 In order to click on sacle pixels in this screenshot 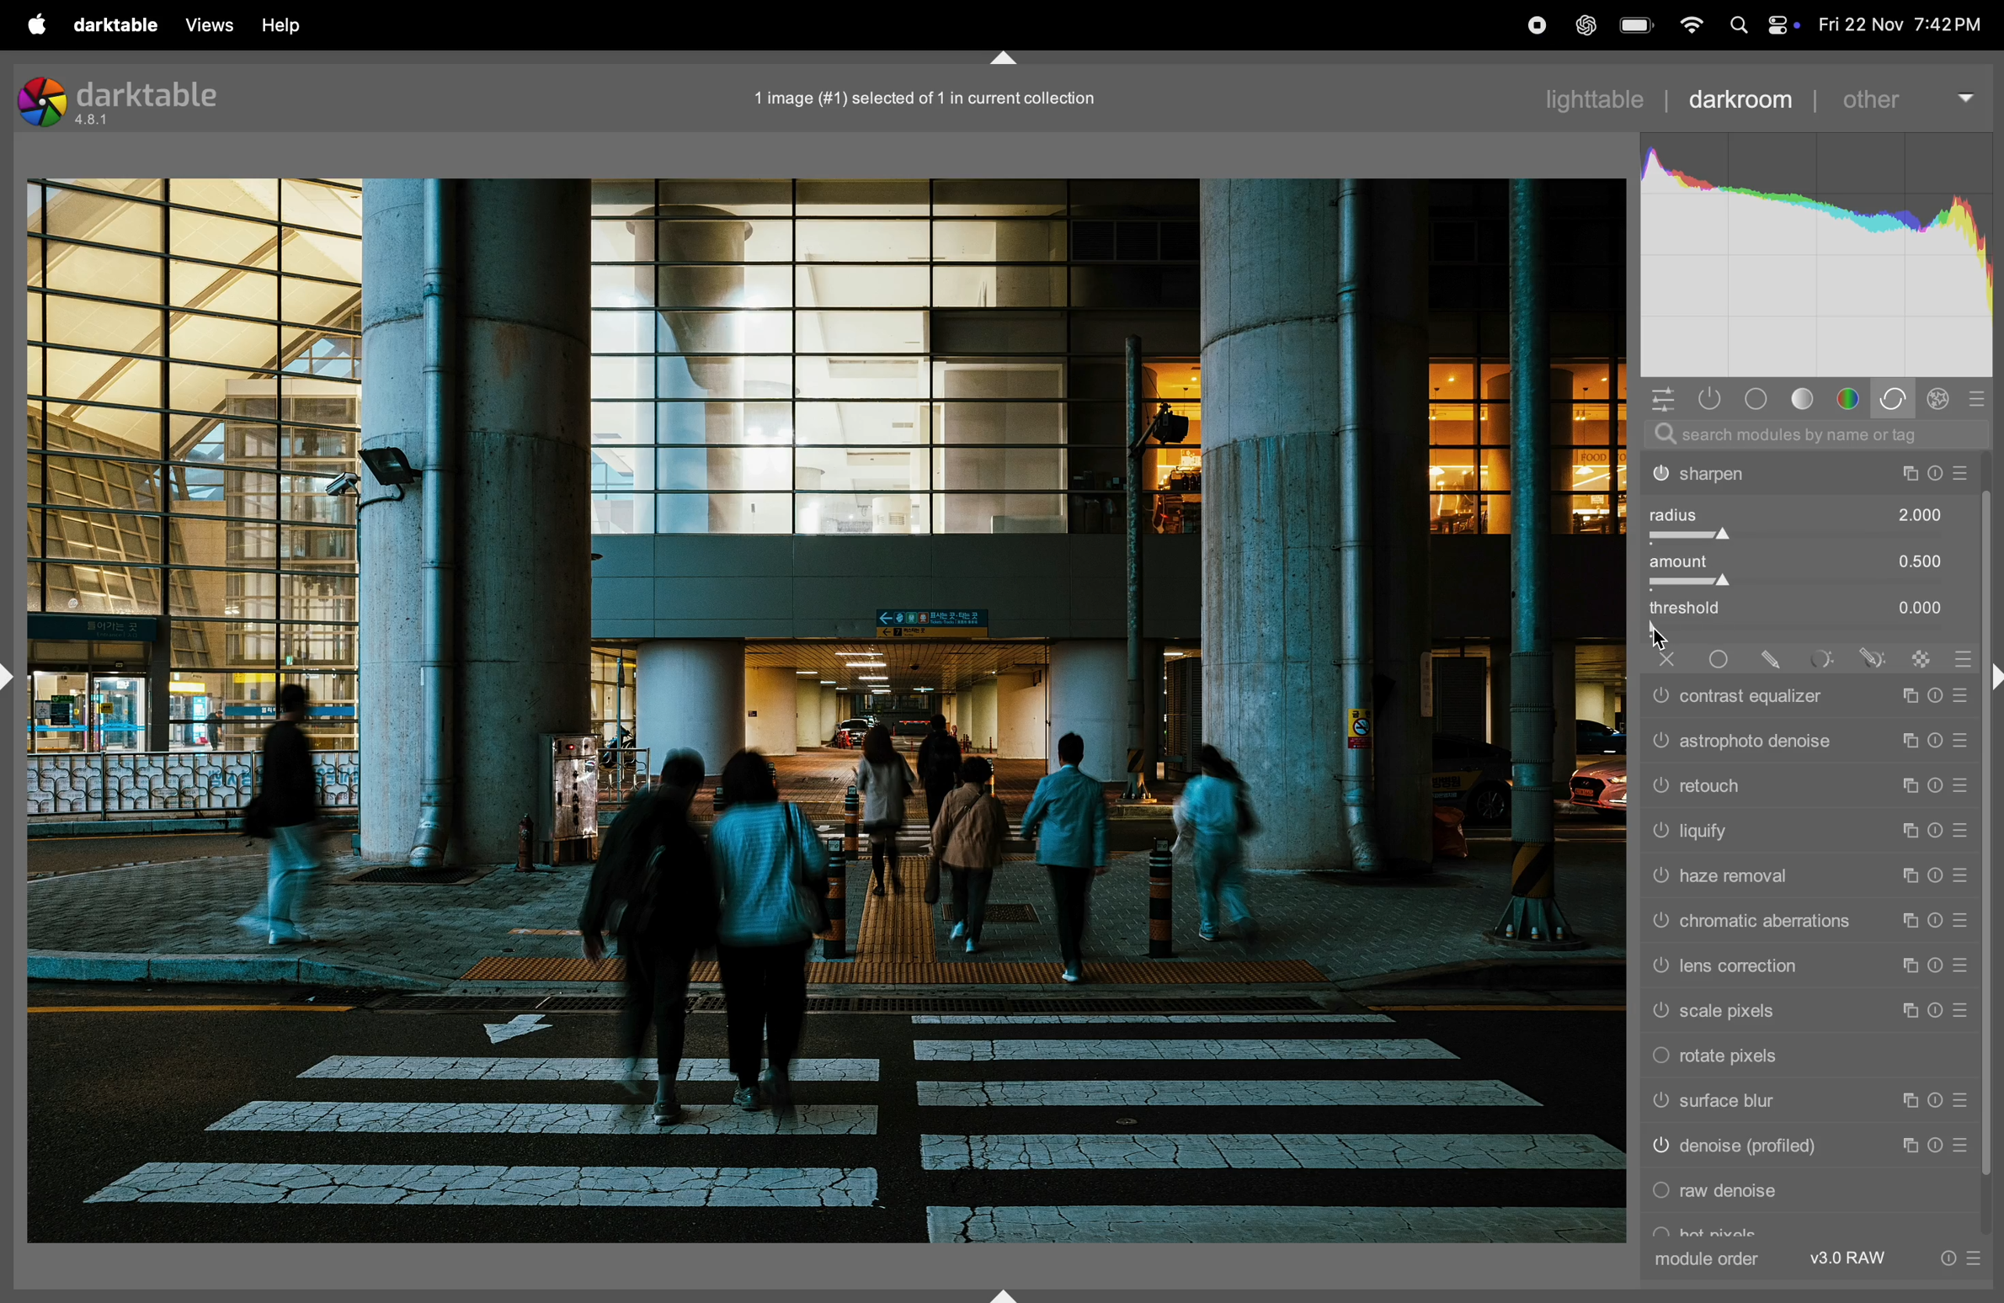, I will do `click(1806, 1013)`.